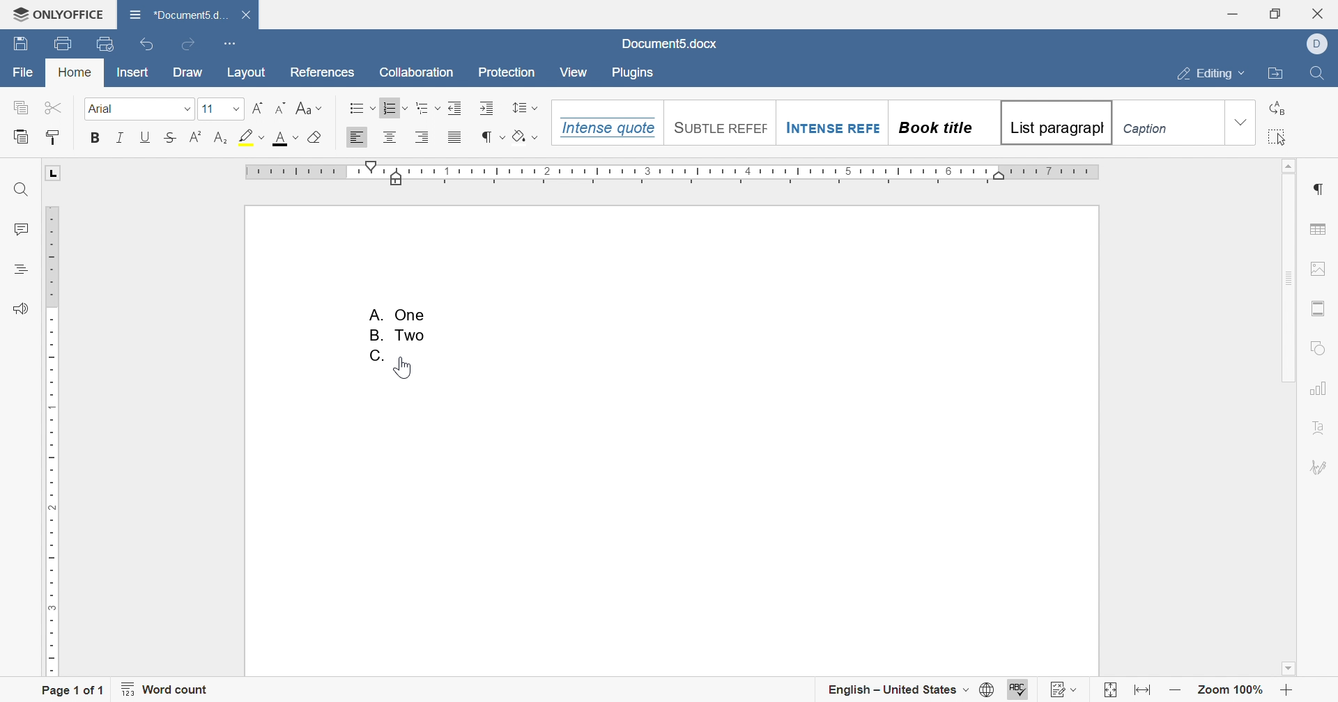 The height and width of the screenshot is (702, 1338). Describe the element at coordinates (1319, 388) in the screenshot. I see `chart settings` at that location.